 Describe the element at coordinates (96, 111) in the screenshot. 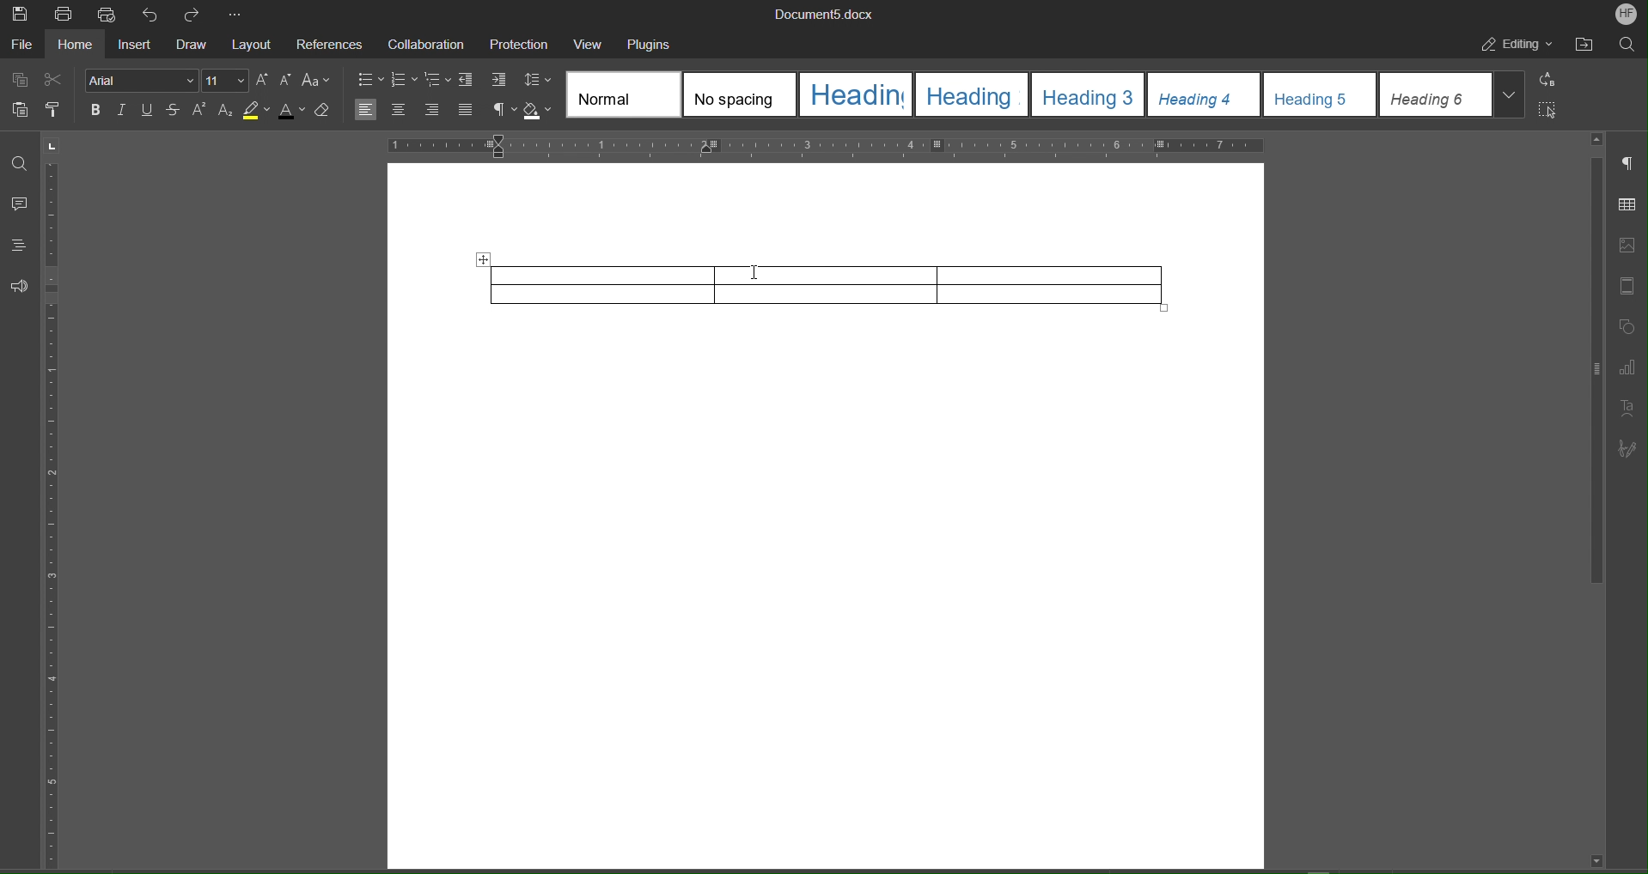

I see `Bold` at that location.